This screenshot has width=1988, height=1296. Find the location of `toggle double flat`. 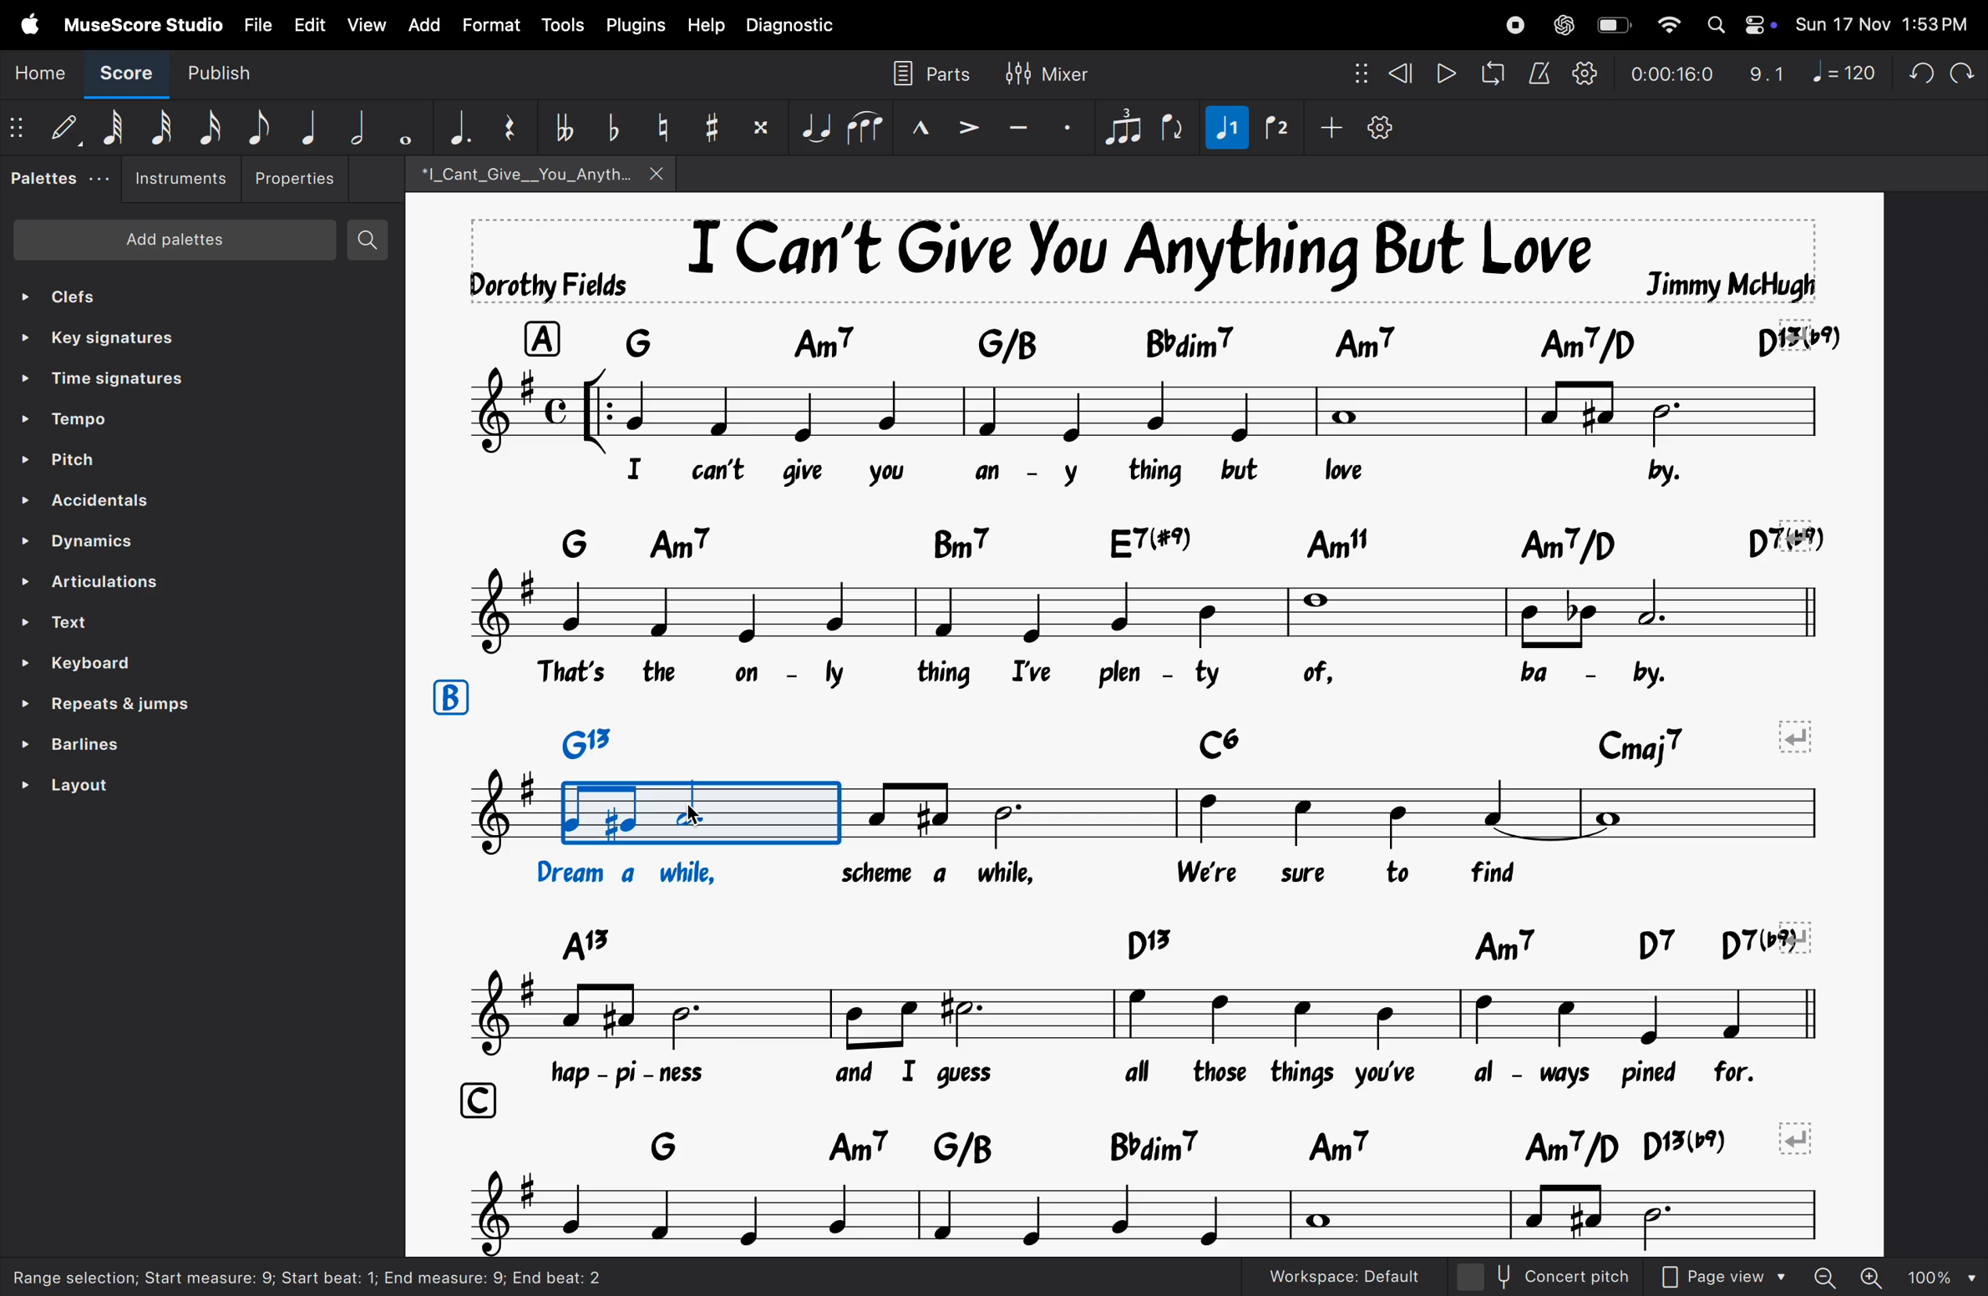

toggle double flat is located at coordinates (562, 127).